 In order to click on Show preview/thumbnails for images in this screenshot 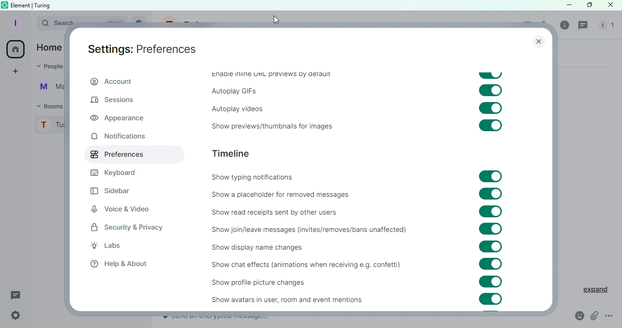, I will do `click(269, 127)`.